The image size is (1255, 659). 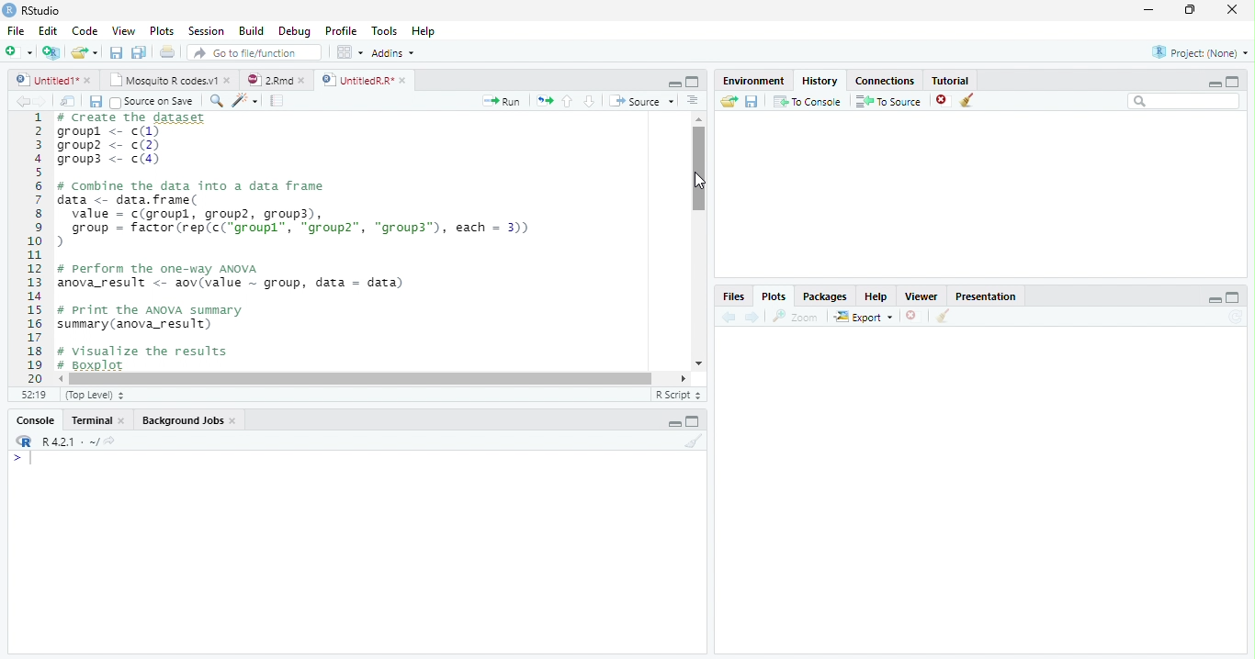 What do you see at coordinates (394, 54) in the screenshot?
I see `Addins` at bounding box center [394, 54].